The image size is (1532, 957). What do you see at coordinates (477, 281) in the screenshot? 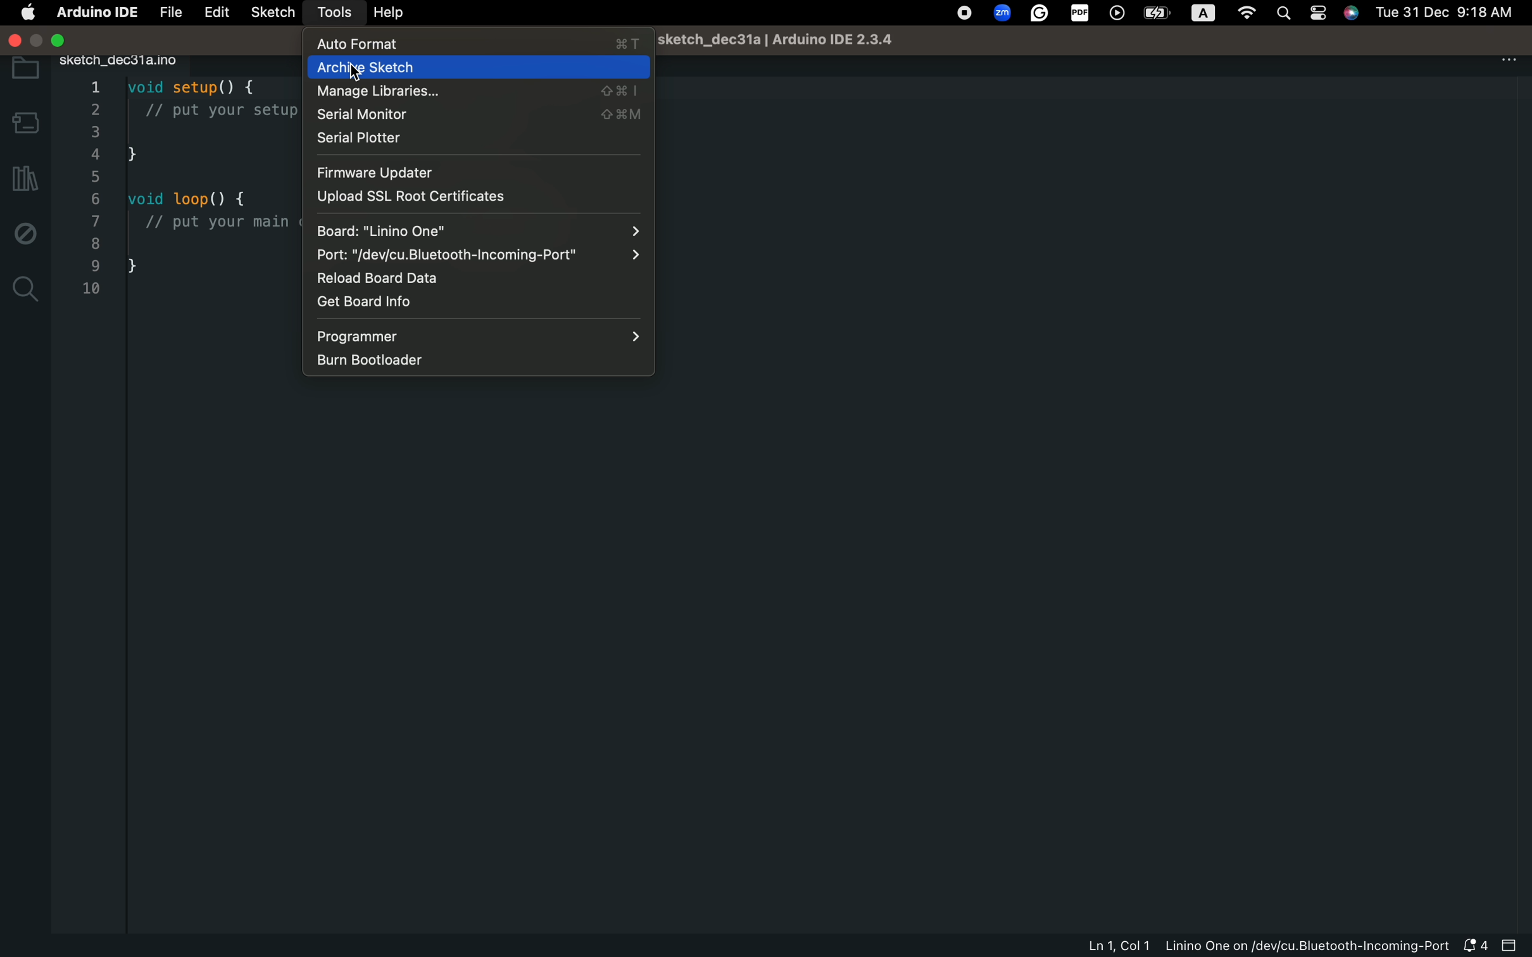
I see `Reload board data ` at bounding box center [477, 281].